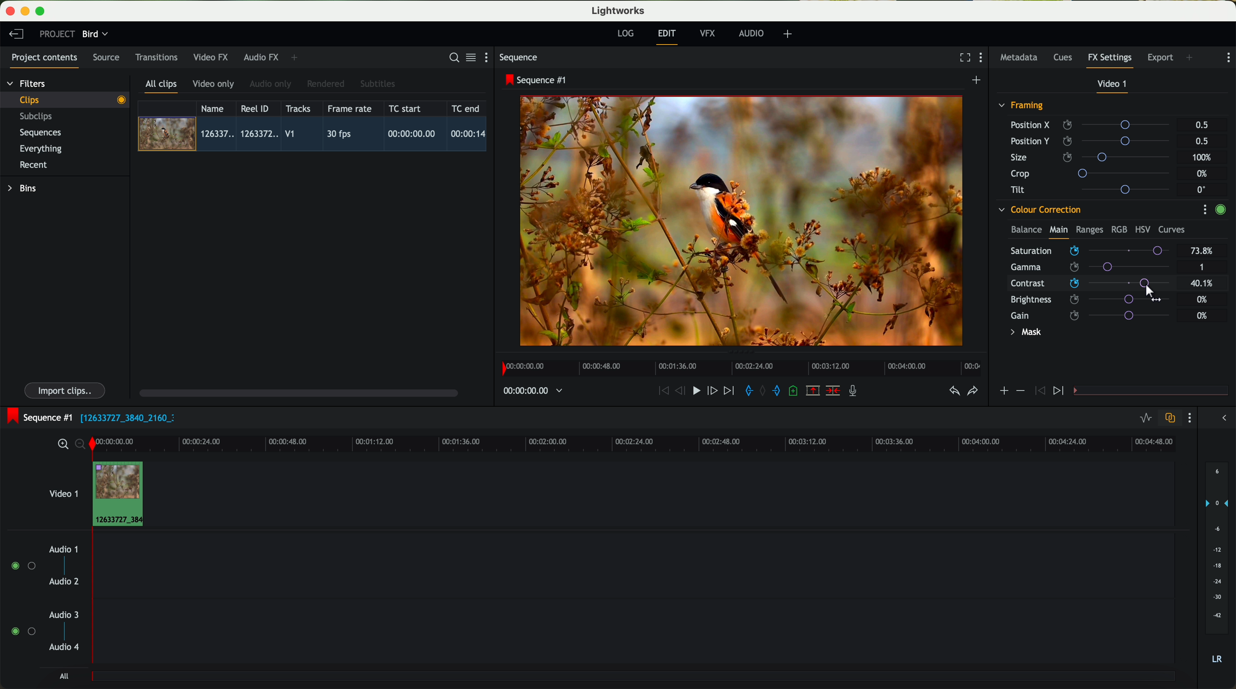 The height and width of the screenshot is (689, 1236). What do you see at coordinates (1188, 418) in the screenshot?
I see `show settings menu` at bounding box center [1188, 418].